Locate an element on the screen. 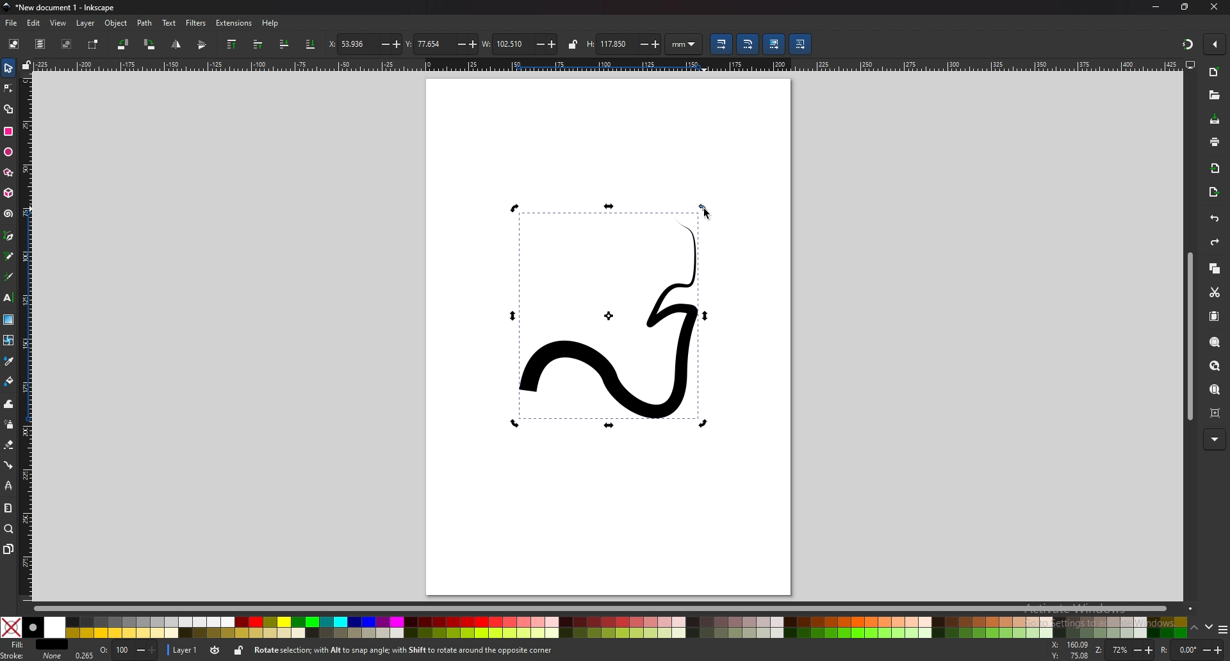 This screenshot has width=1230, height=661. more colors is located at coordinates (1222, 629).